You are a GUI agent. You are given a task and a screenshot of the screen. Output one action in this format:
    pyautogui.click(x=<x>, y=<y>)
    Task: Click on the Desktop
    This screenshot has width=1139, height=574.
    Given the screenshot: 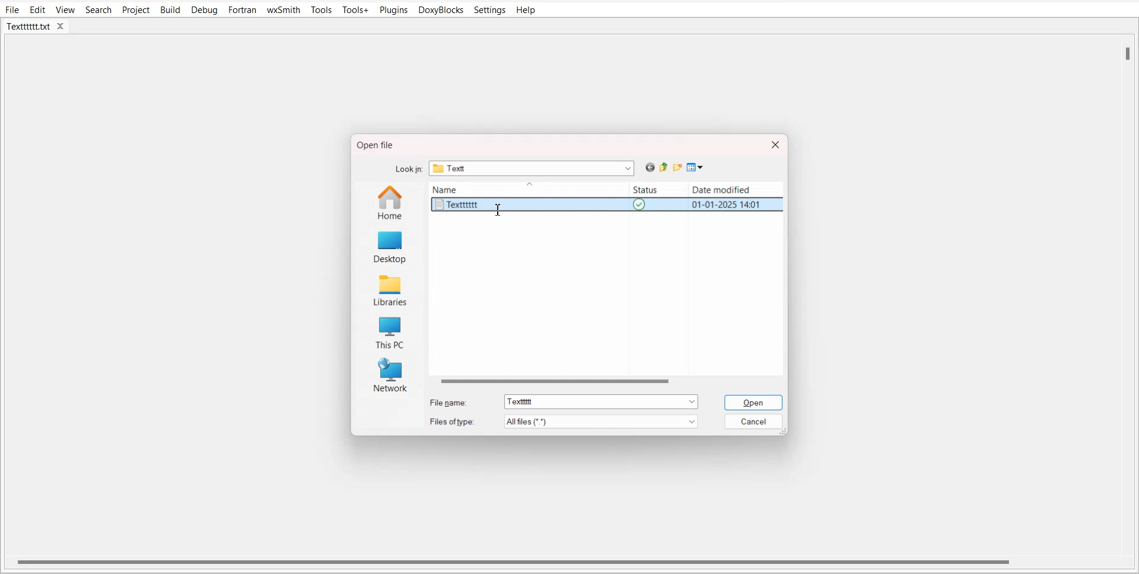 What is the action you would take?
    pyautogui.click(x=393, y=246)
    